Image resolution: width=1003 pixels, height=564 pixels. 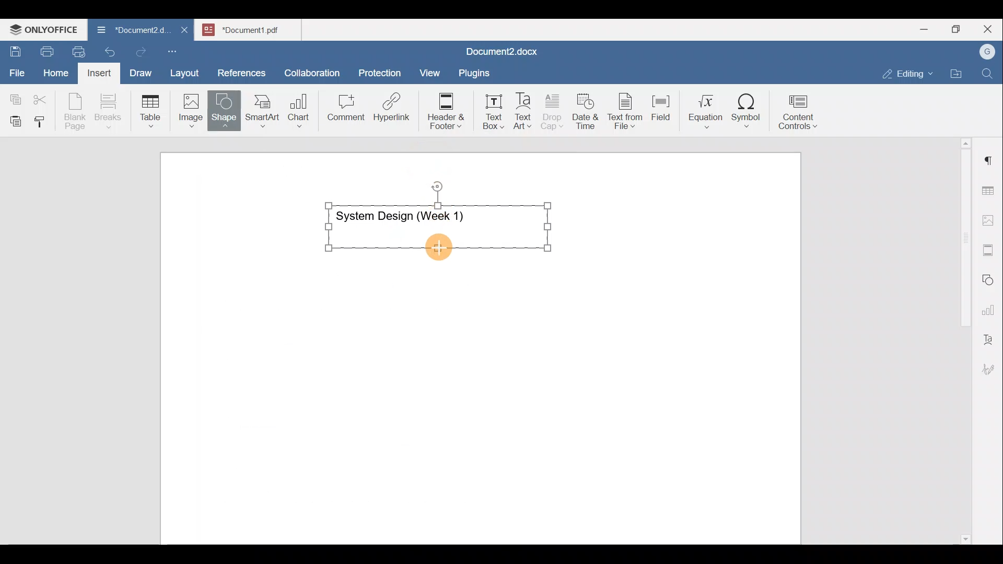 I want to click on Draw, so click(x=139, y=70).